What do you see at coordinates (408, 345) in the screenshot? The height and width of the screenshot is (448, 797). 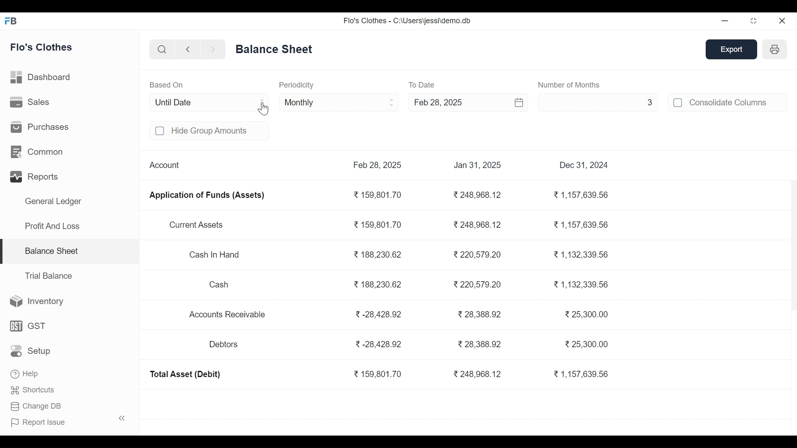 I see `Debtors %-28,428.92 % 28,388.92 ¥ 25,300.00` at bounding box center [408, 345].